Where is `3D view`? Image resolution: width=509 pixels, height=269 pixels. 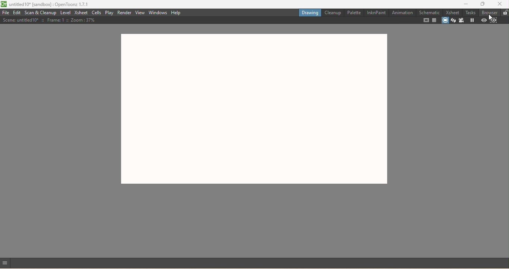 3D view is located at coordinates (453, 20).